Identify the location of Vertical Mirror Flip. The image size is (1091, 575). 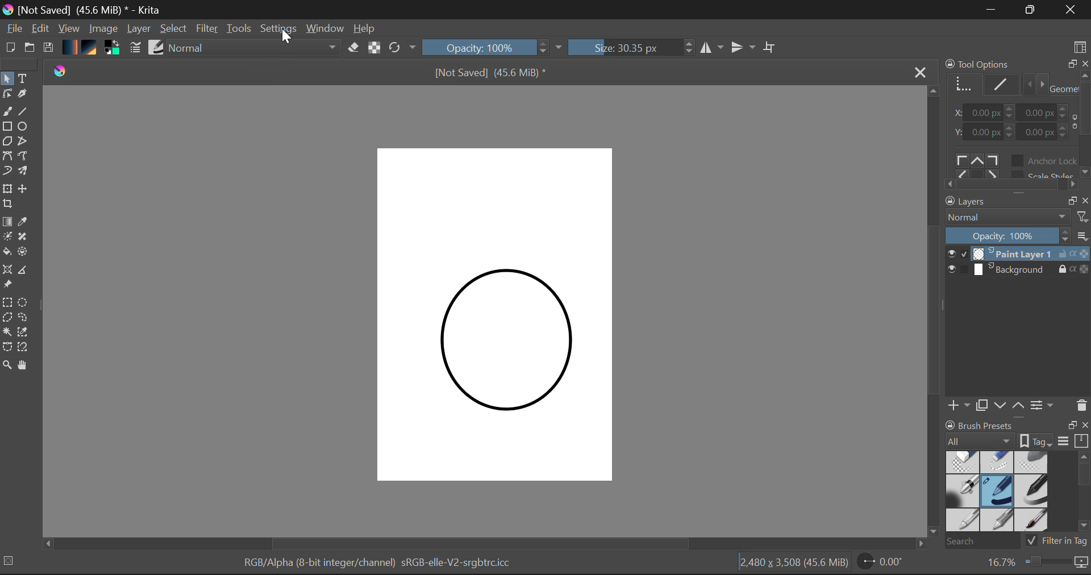
(713, 48).